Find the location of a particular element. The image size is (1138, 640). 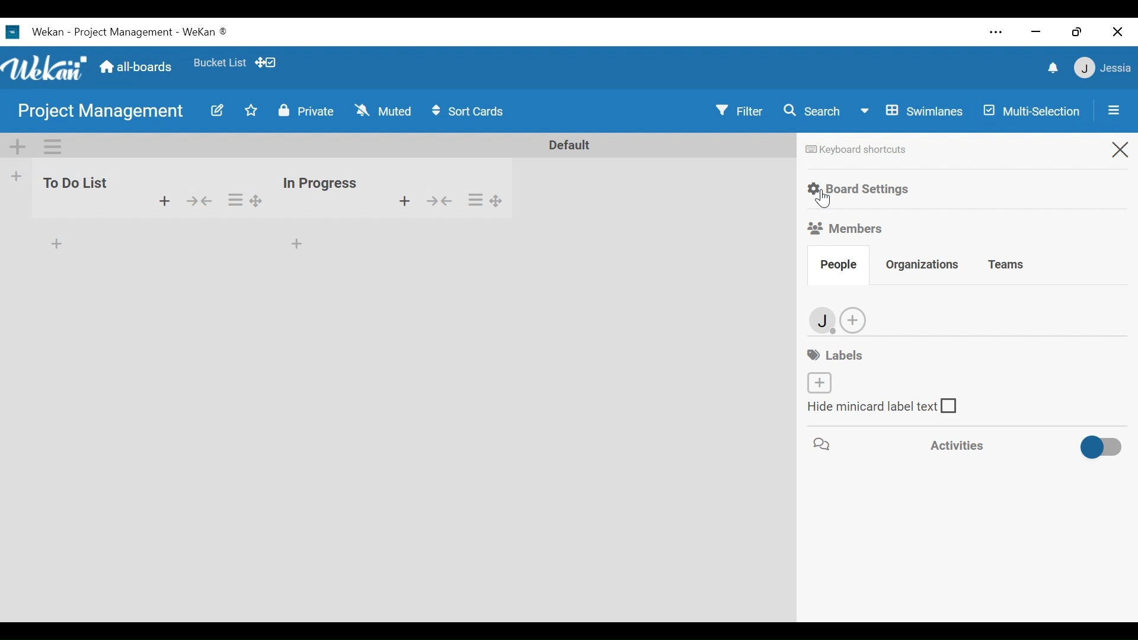

(un)select Hide minicard label text is located at coordinates (884, 407).